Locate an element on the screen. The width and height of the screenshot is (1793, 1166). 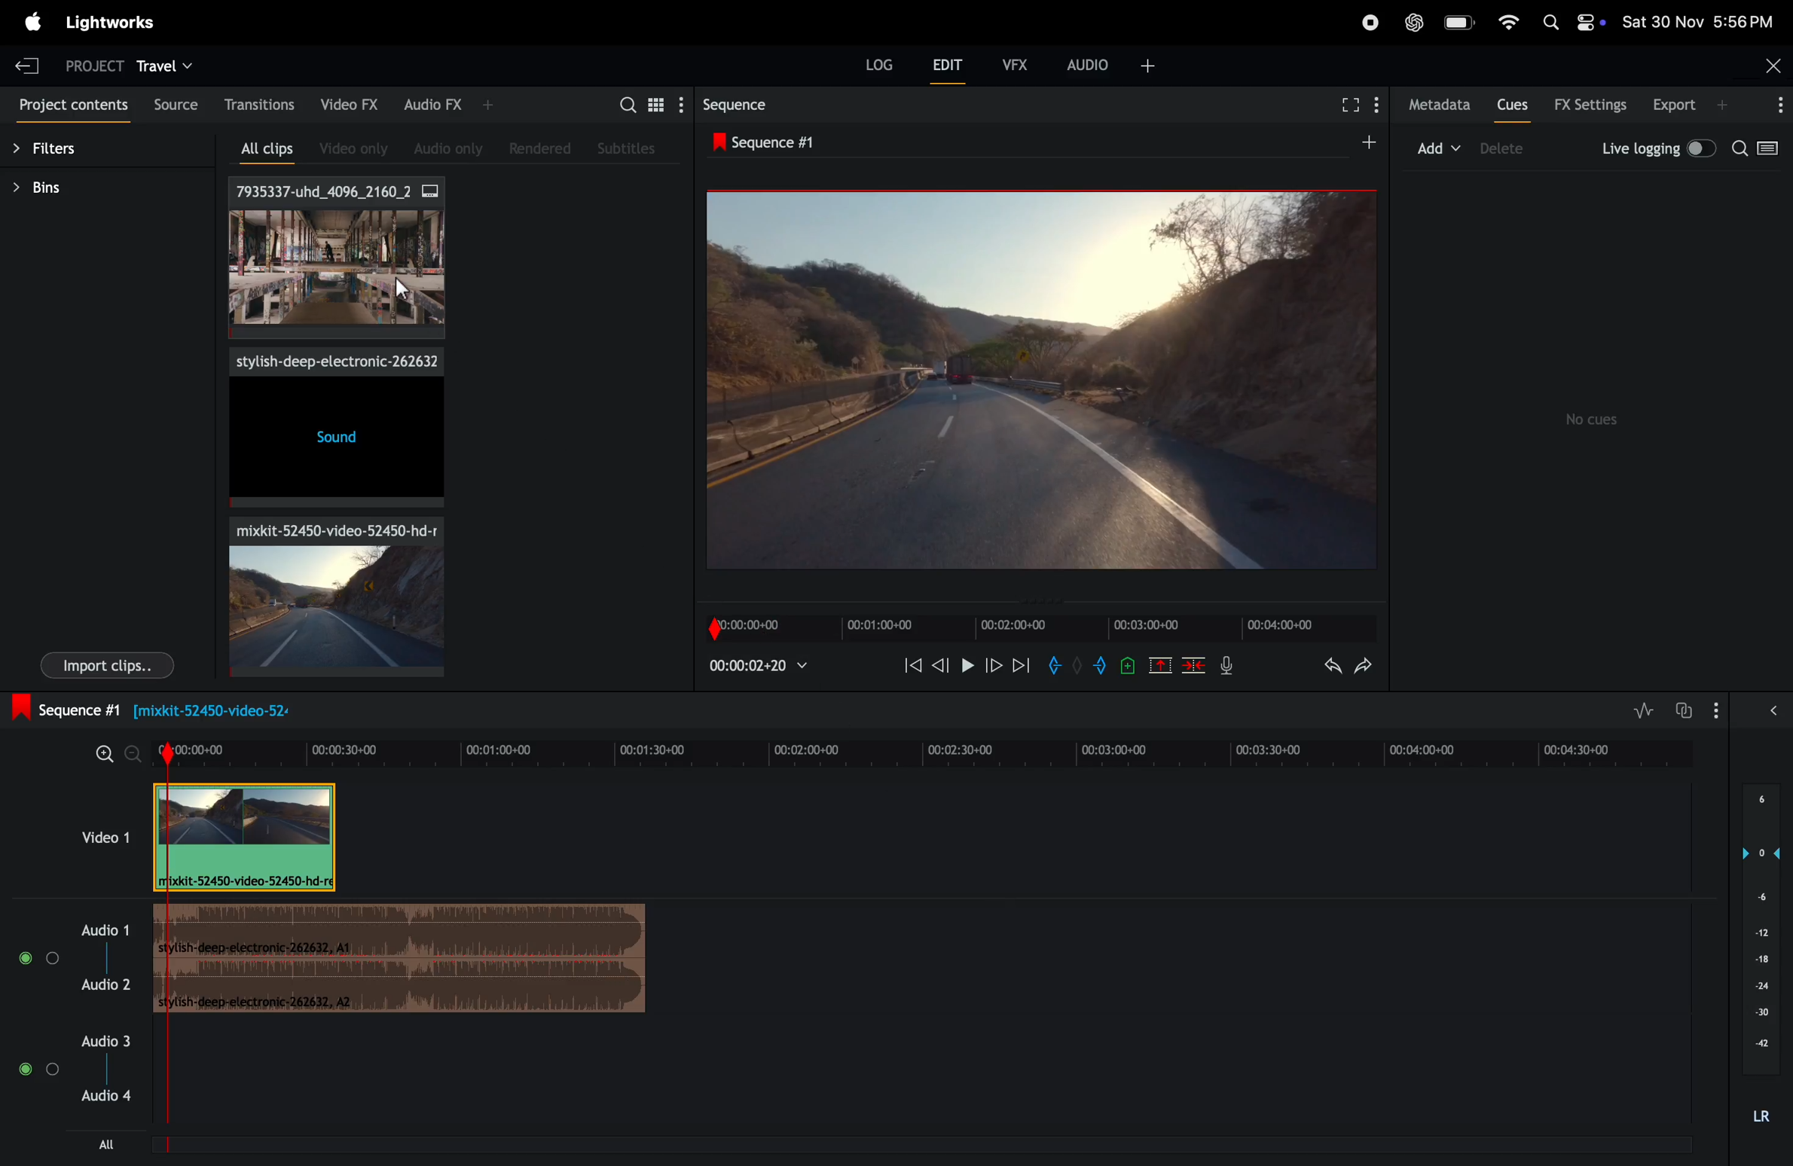
audip track is located at coordinates (404, 961).